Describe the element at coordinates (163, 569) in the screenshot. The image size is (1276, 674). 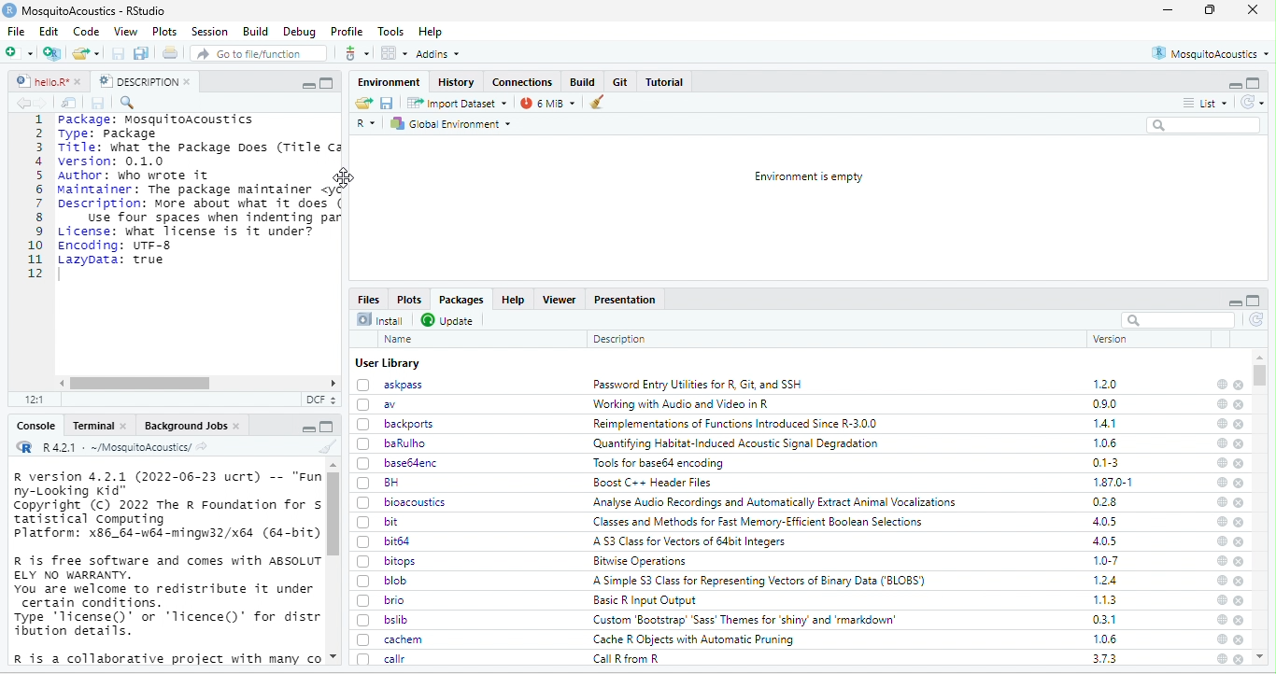
I see `R version 4.2.1 (2022-06-23 ucrt) -- "Fun
ny-Looking Kid"

Copyright (c) 2022 The R Foundation for s
tatistical Computing

Platform: x86_64-w6d-mingw32/x64 (64-bit)
R is free software and comes with ABSOLUT
ELY NO WARRANTY.

You are welcome to redistribute it under

certain conditions.

Type ‘license()' or ‘licence()' for distr
bution details.

R is a collaborative project with many co` at that location.